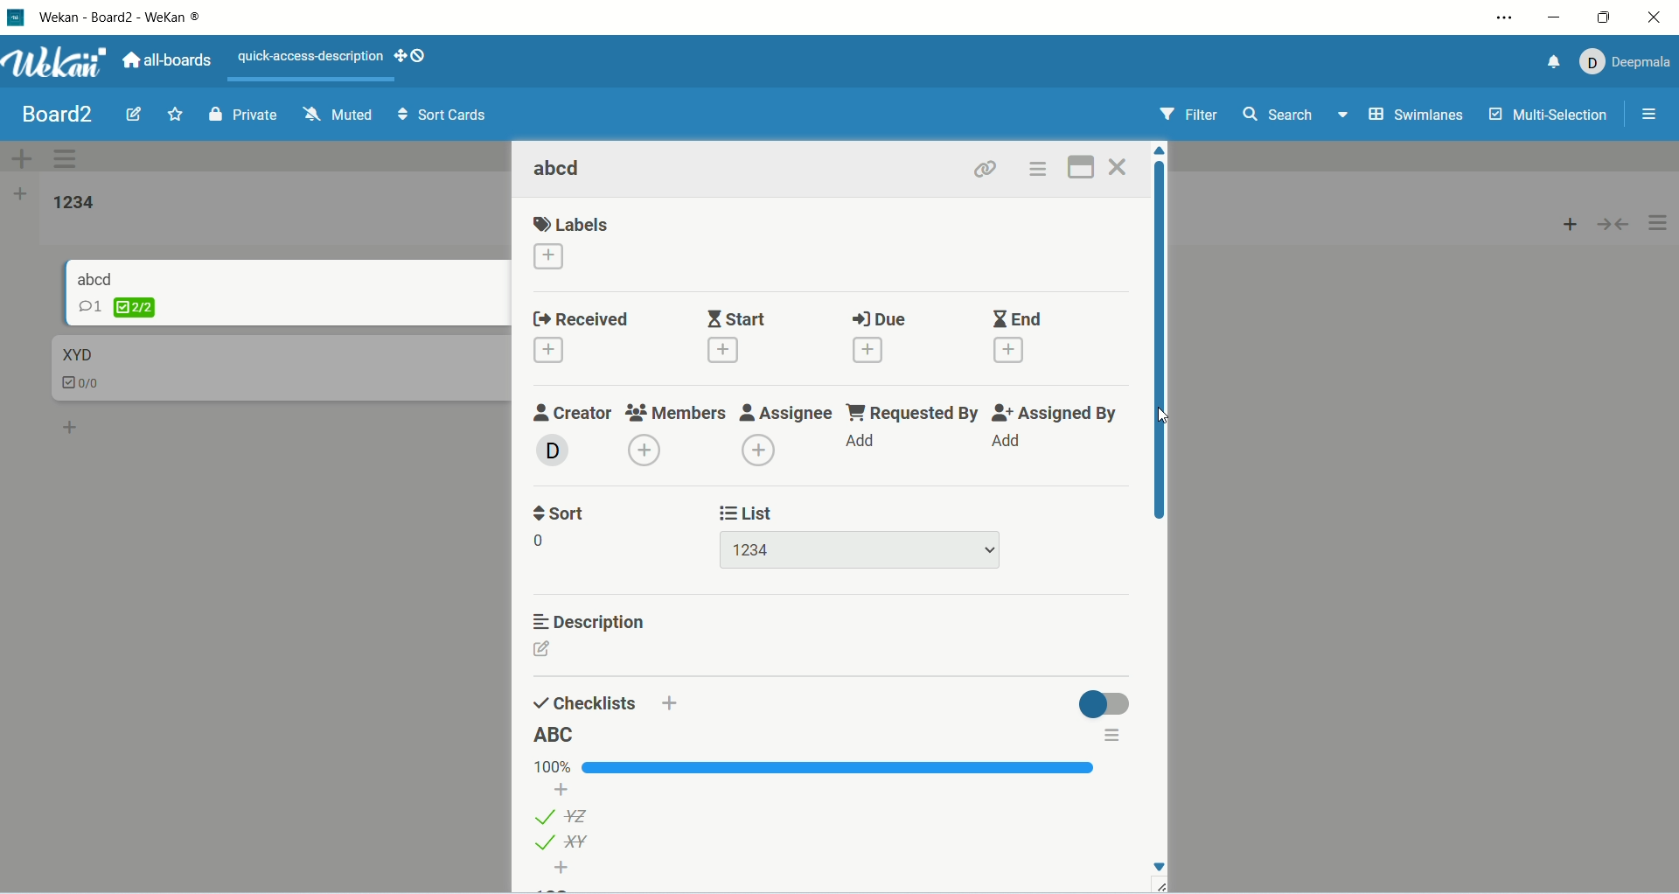 The width and height of the screenshot is (1679, 894). I want to click on add, so click(863, 438).